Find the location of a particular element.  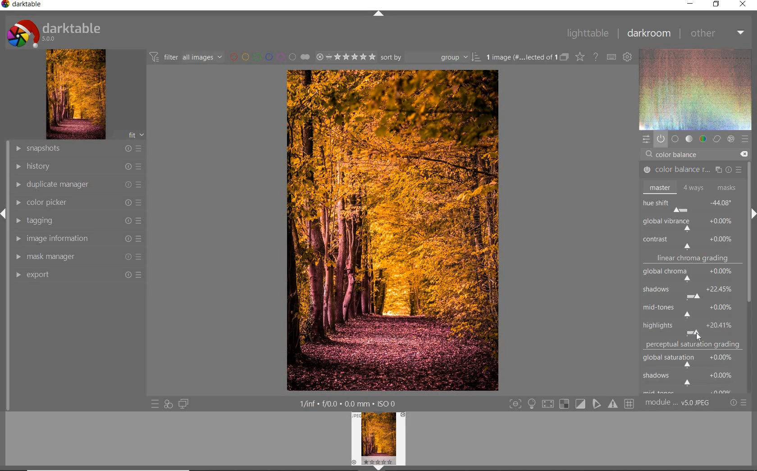

global saturation is located at coordinates (693, 359).